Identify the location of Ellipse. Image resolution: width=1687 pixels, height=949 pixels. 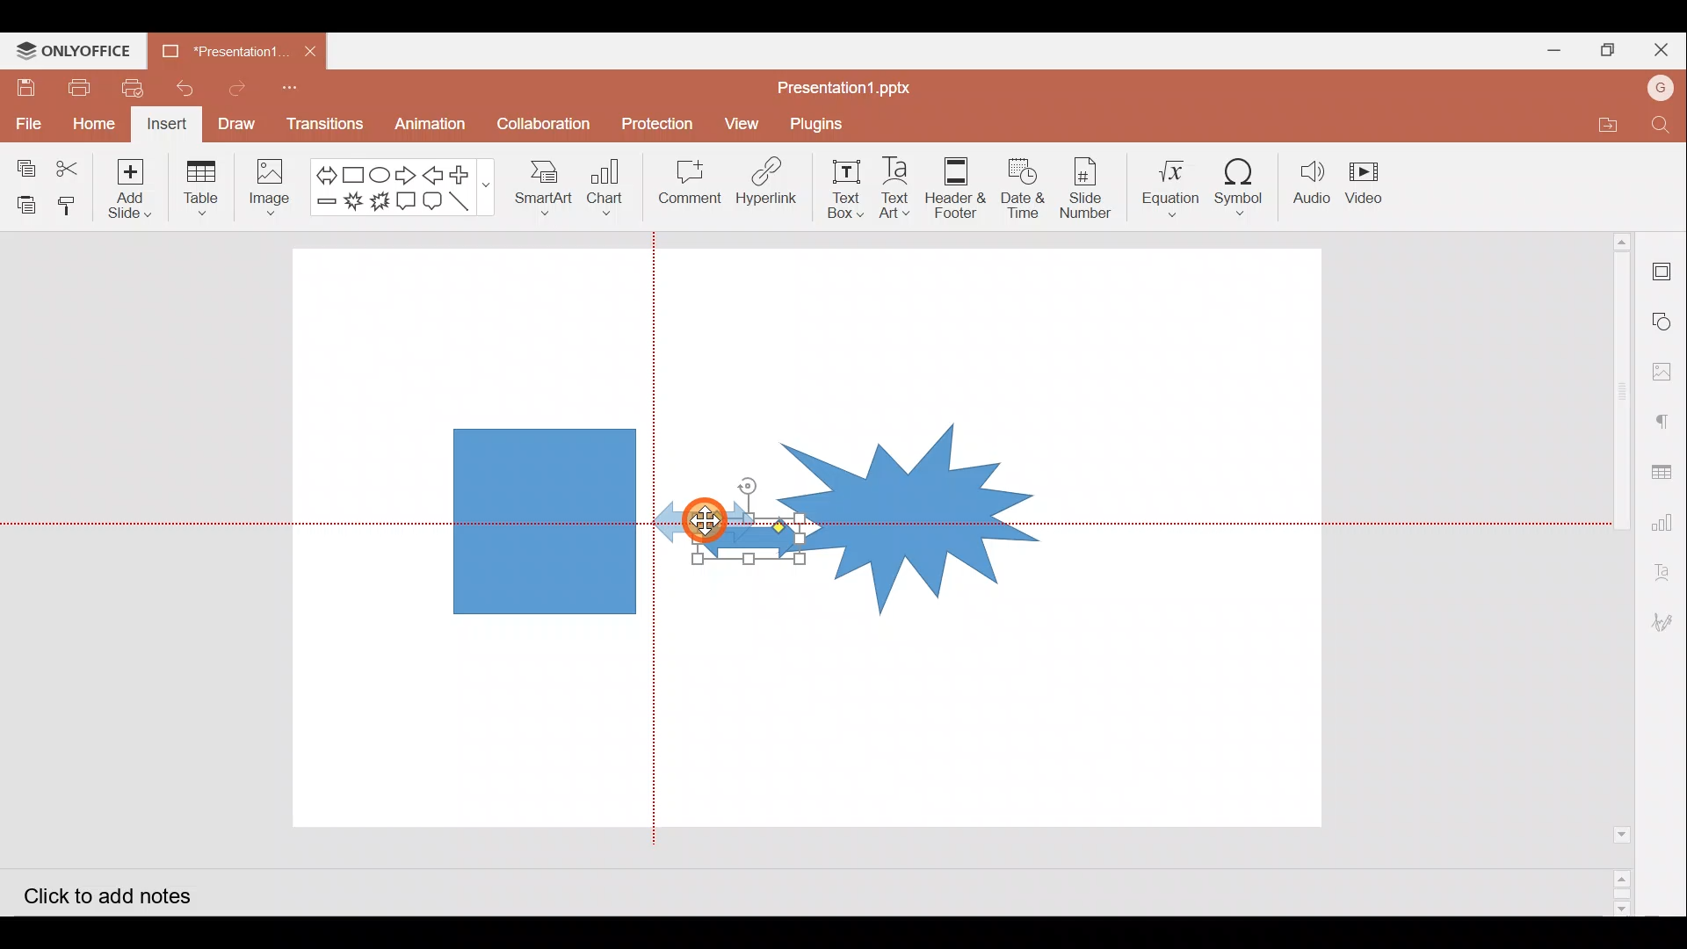
(379, 173).